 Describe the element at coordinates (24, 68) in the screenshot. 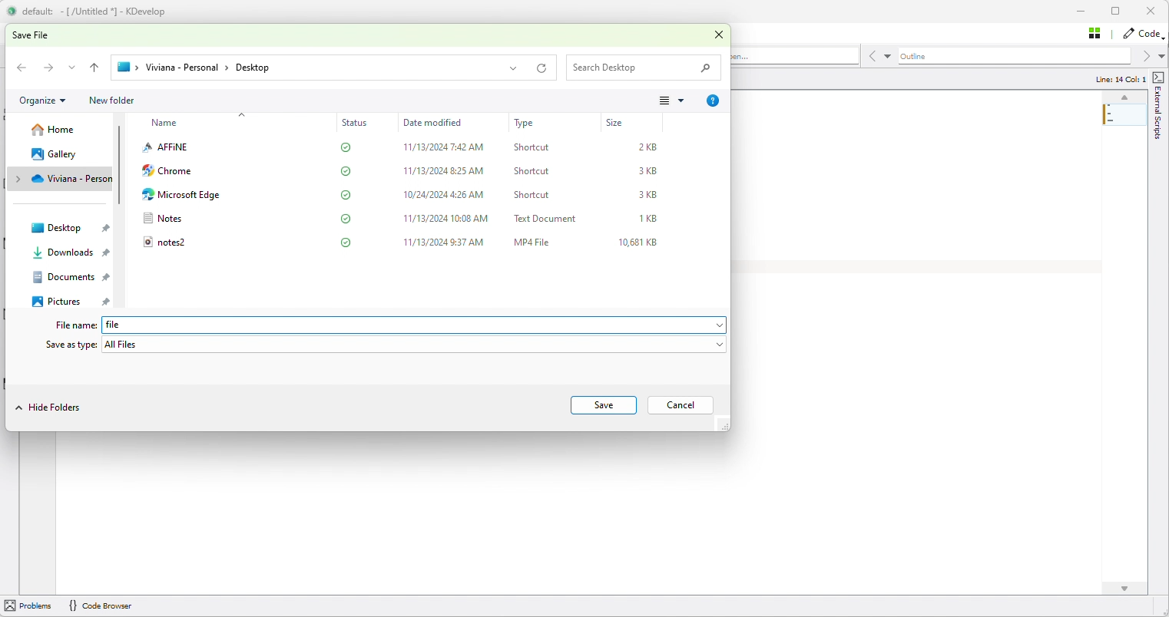

I see `Backward` at that location.